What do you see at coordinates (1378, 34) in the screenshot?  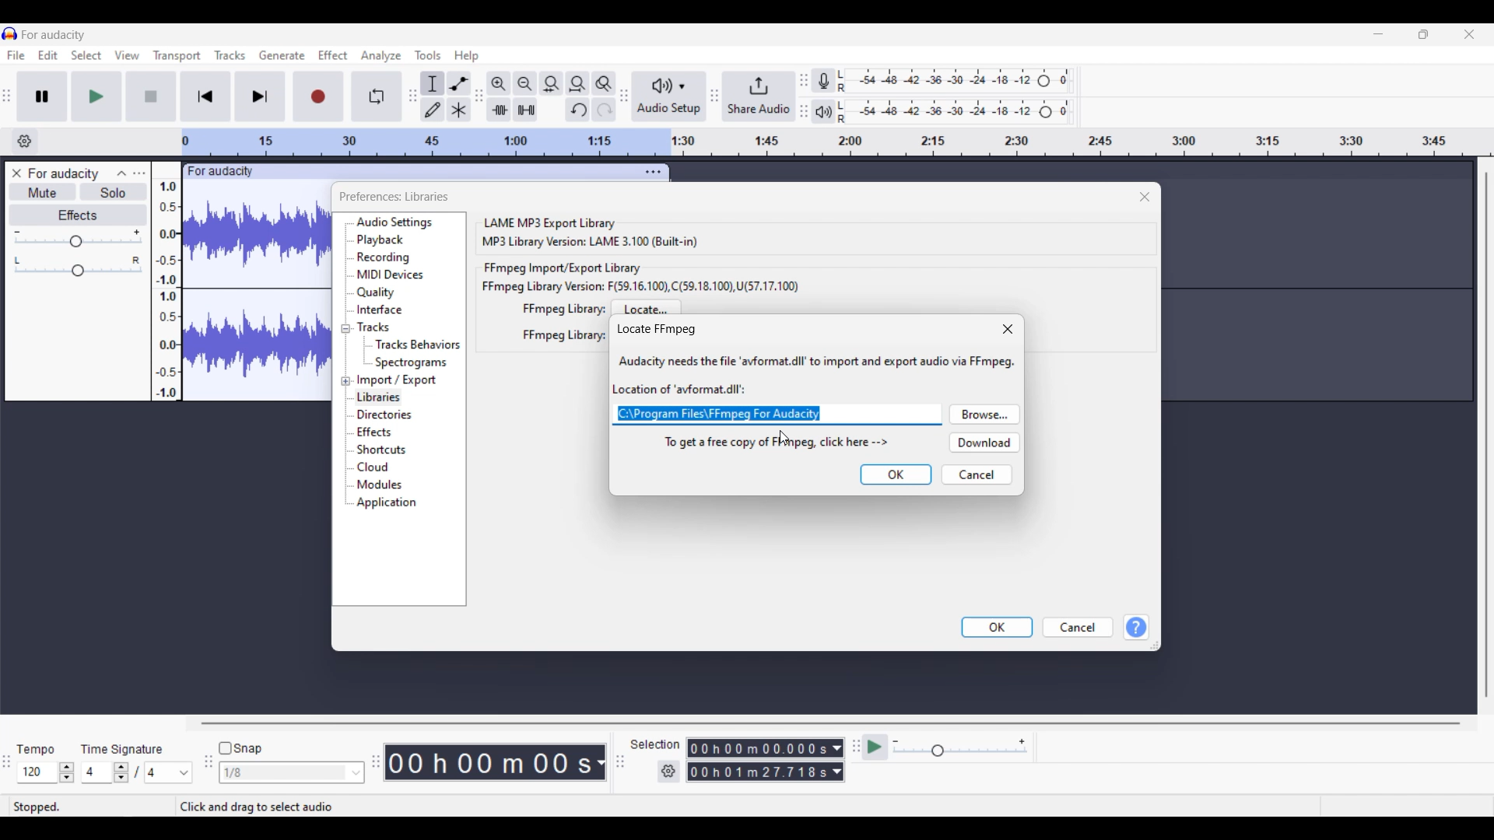 I see `Minimize` at bounding box center [1378, 34].